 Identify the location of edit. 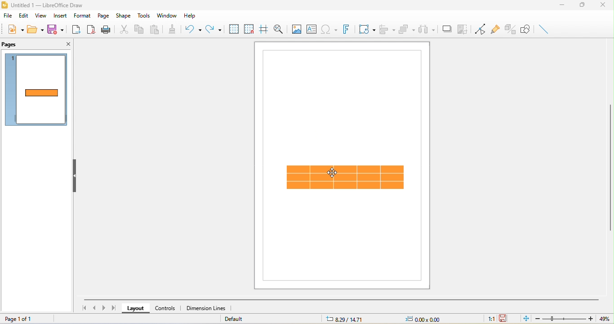
(23, 15).